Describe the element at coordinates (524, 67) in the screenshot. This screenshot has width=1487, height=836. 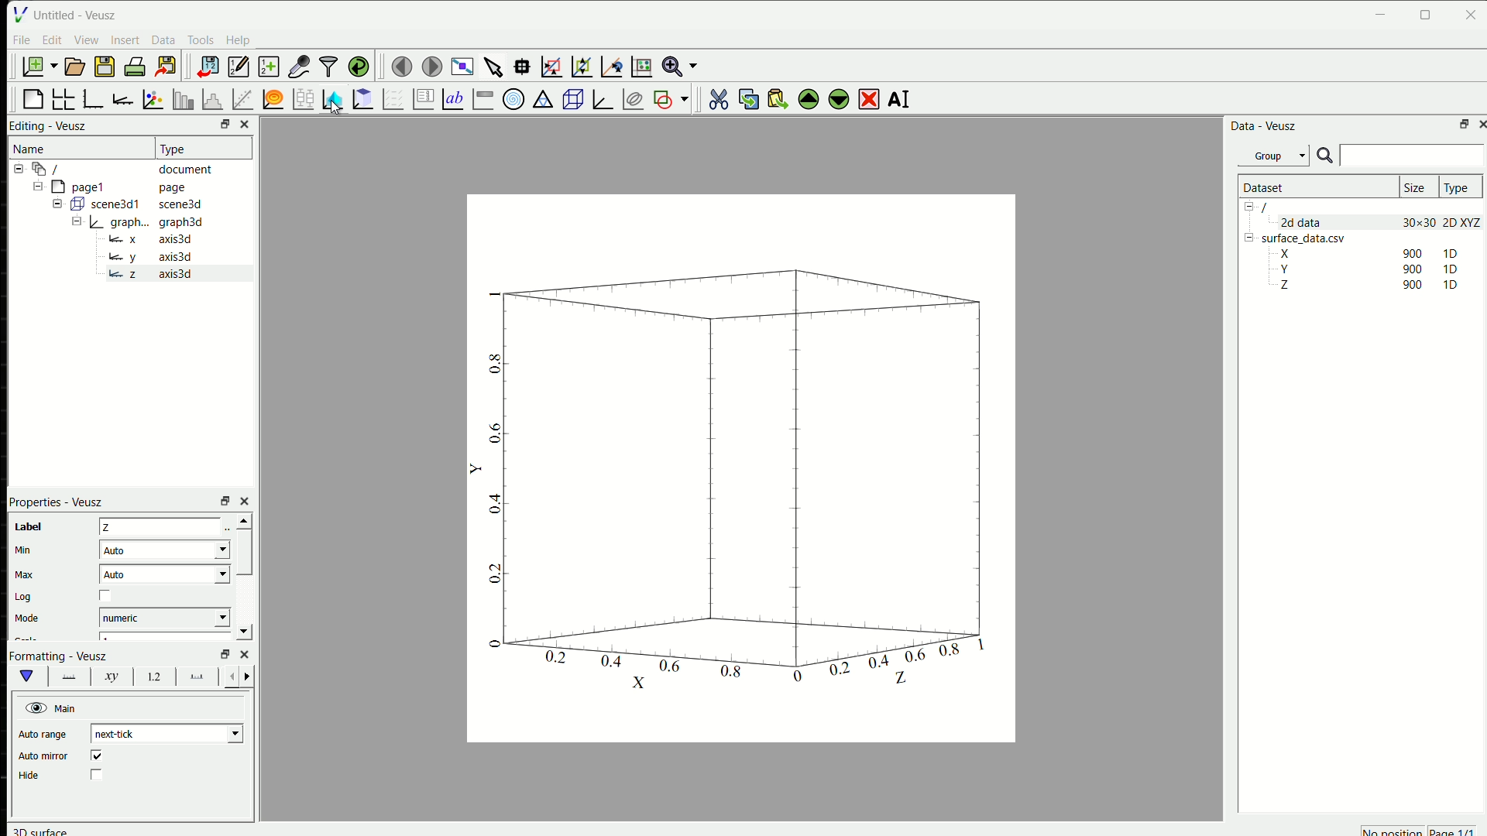
I see `read data points on the graph` at that location.